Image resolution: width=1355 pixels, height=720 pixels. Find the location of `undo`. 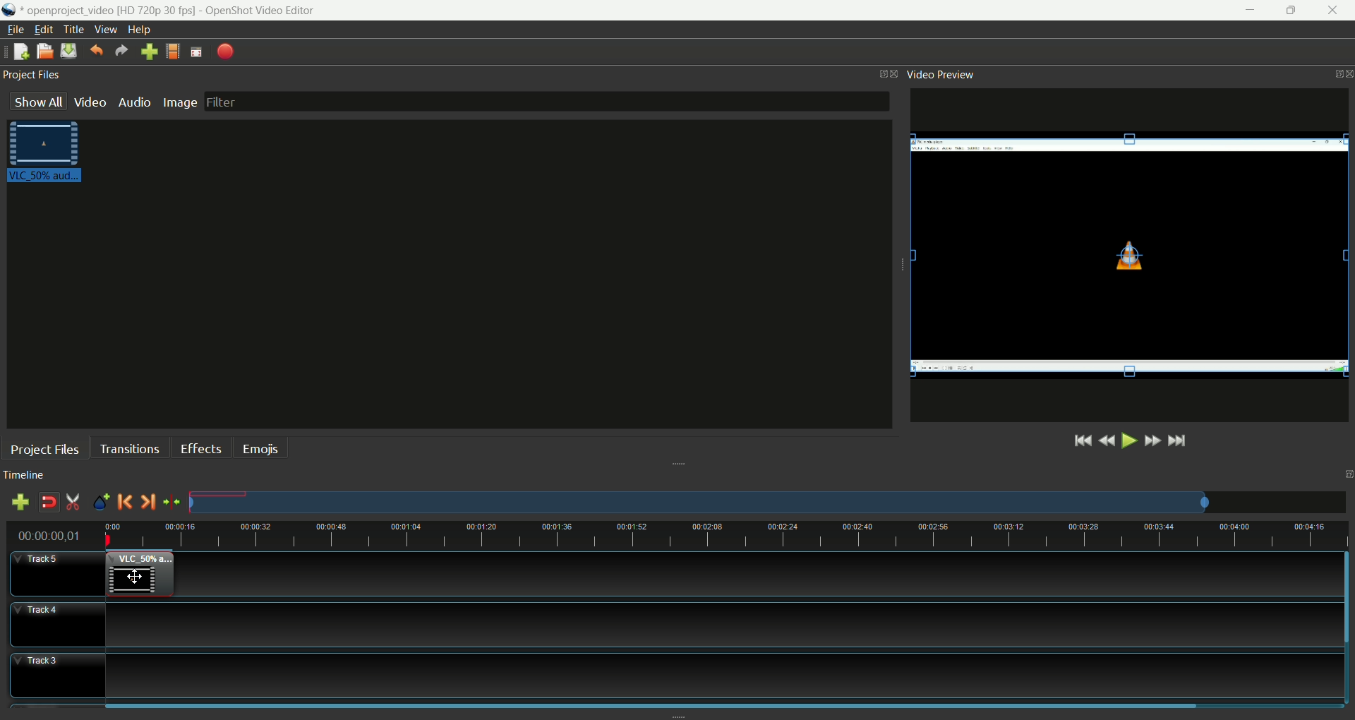

undo is located at coordinates (97, 52).